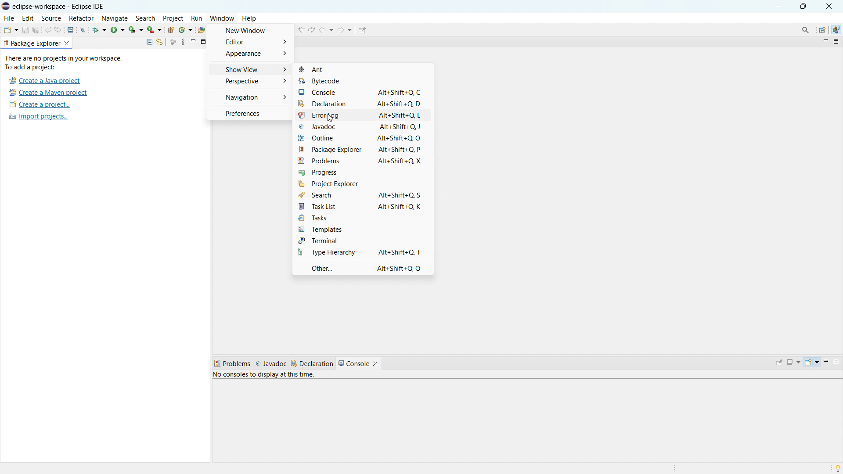  I want to click on eclipse-workspace - Eclipse IDE, so click(67, 6).